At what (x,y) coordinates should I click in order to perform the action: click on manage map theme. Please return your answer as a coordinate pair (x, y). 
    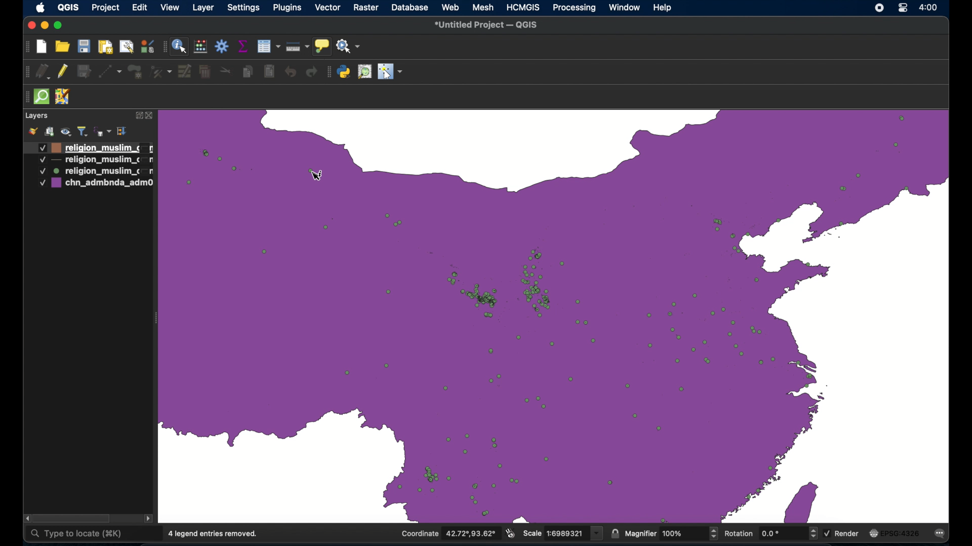
    Looking at the image, I should click on (66, 130).